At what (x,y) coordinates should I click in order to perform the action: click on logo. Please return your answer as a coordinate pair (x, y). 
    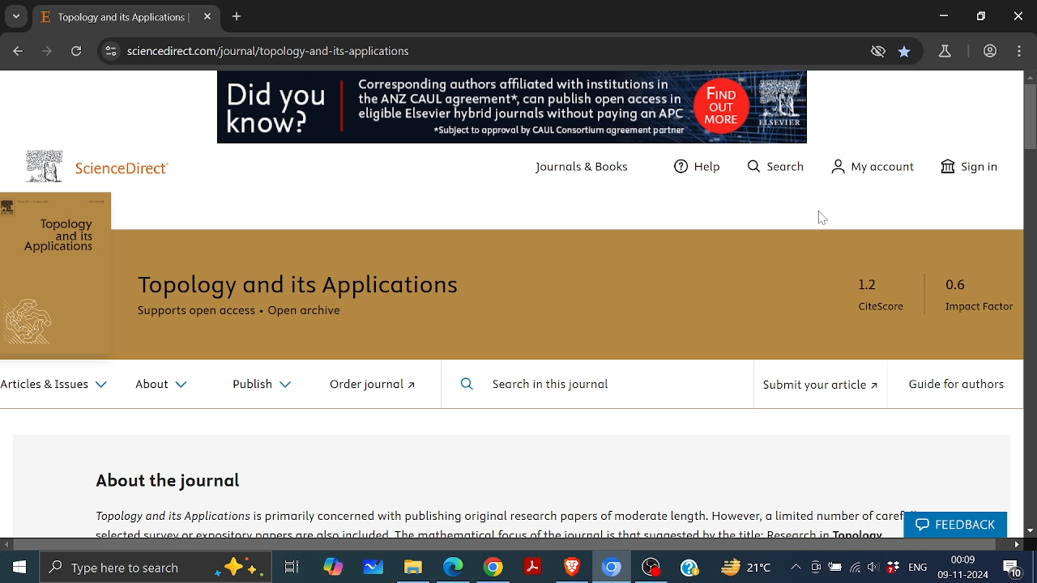
    Looking at the image, I should click on (45, 165).